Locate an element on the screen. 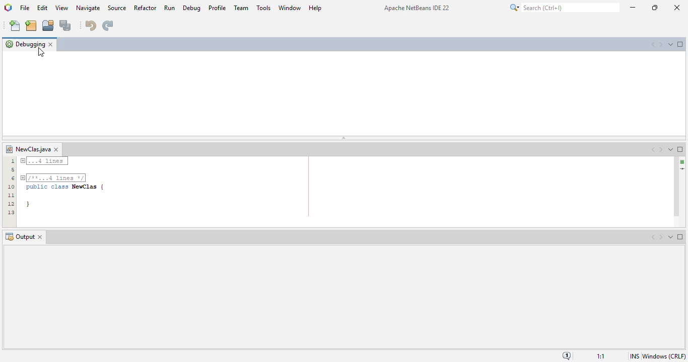 Image resolution: width=688 pixels, height=362 pixels. maximize is located at coordinates (655, 8).